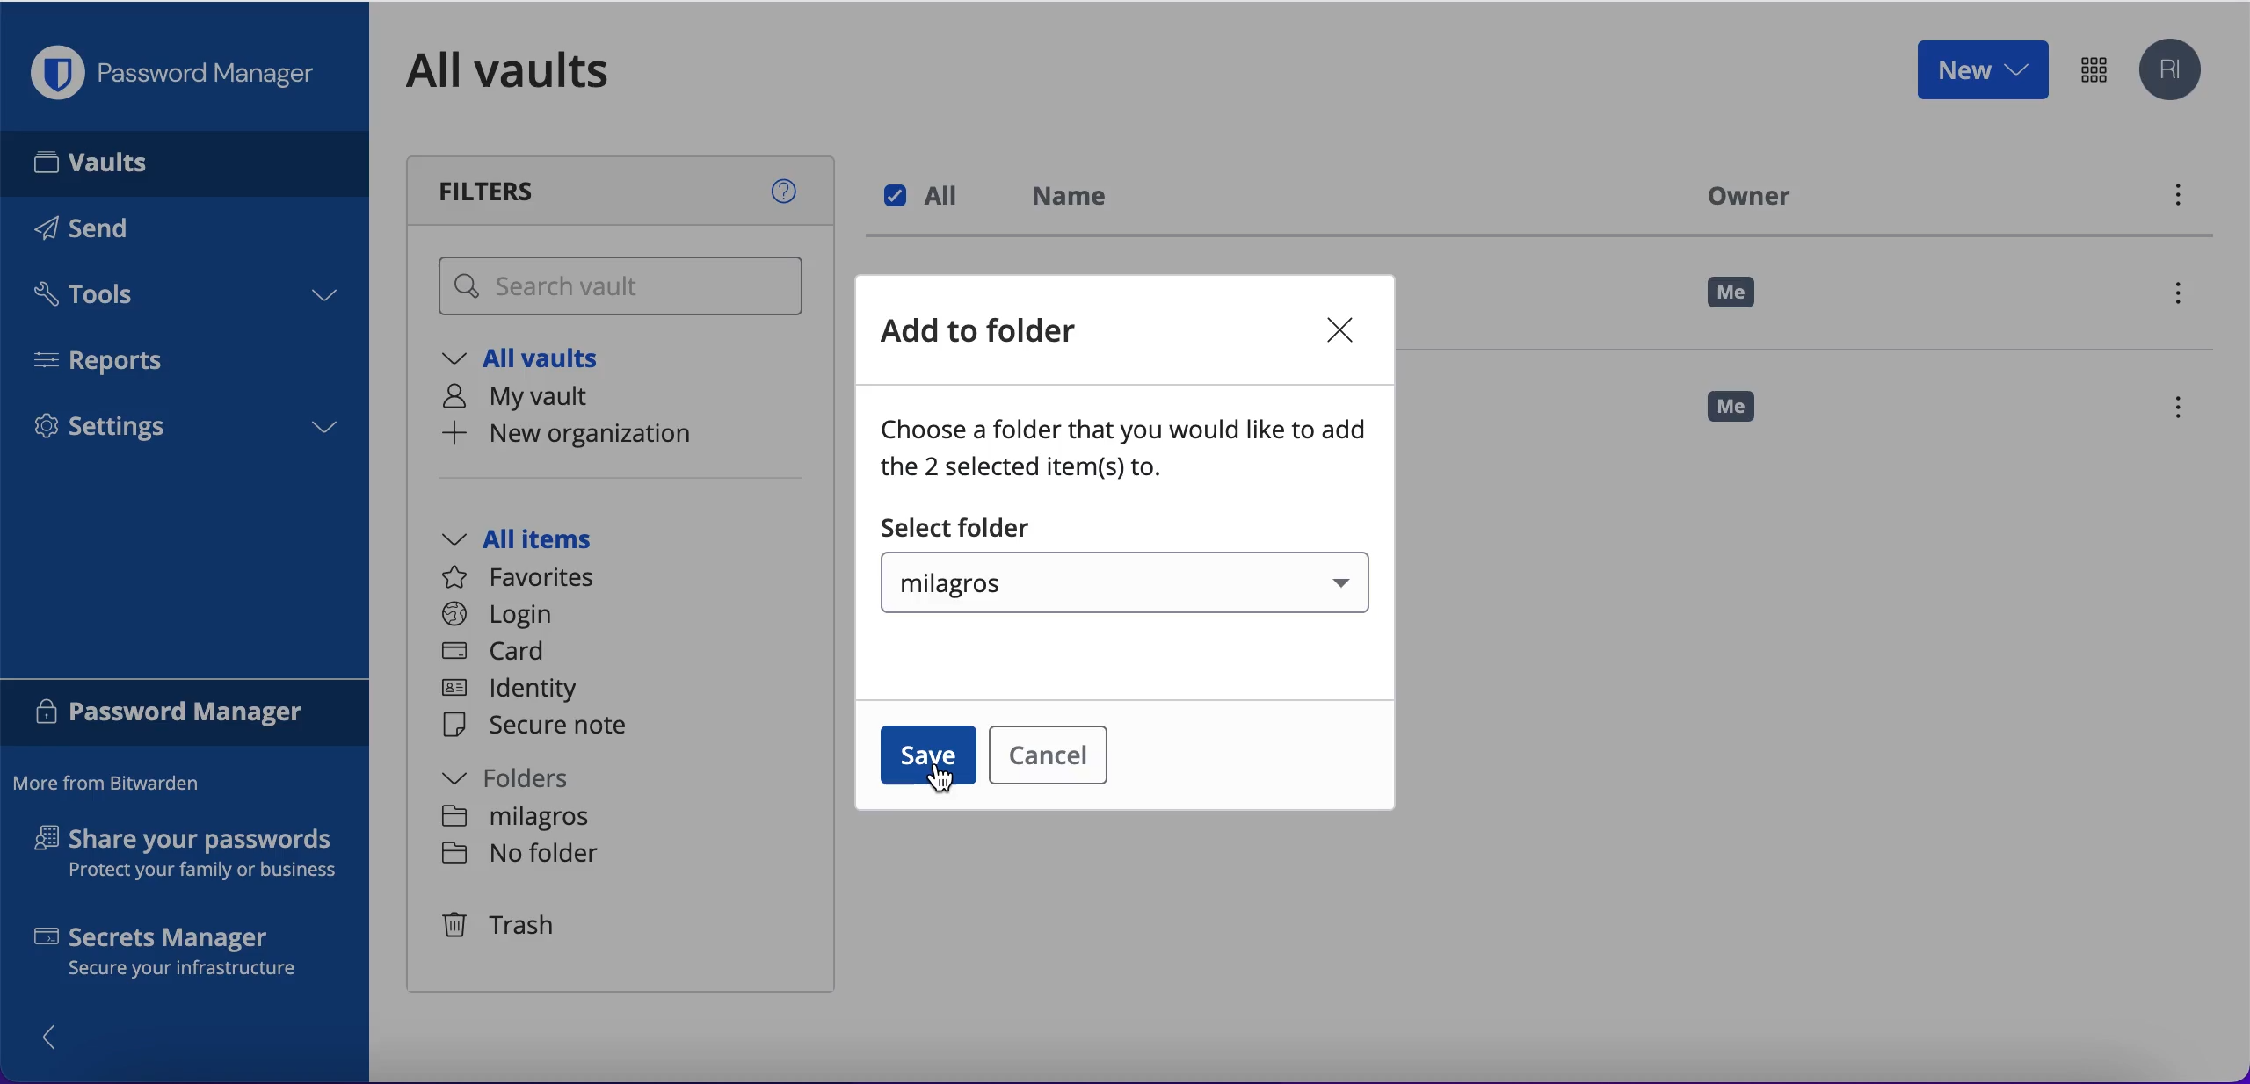 The image size is (2250, 1084). What do you see at coordinates (2174, 71) in the screenshot?
I see `account` at bounding box center [2174, 71].